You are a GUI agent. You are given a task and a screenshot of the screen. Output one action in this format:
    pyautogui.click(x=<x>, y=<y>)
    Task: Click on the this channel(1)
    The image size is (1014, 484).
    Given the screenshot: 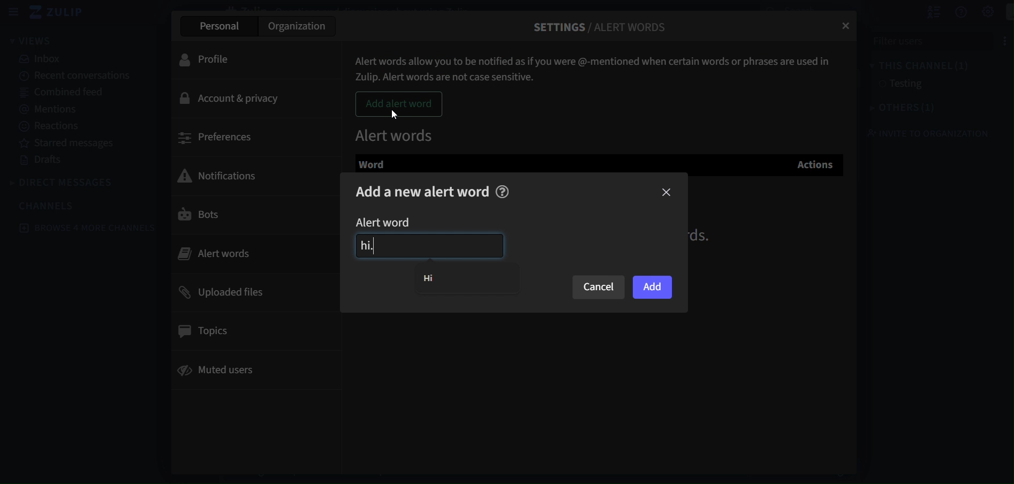 What is the action you would take?
    pyautogui.click(x=911, y=66)
    